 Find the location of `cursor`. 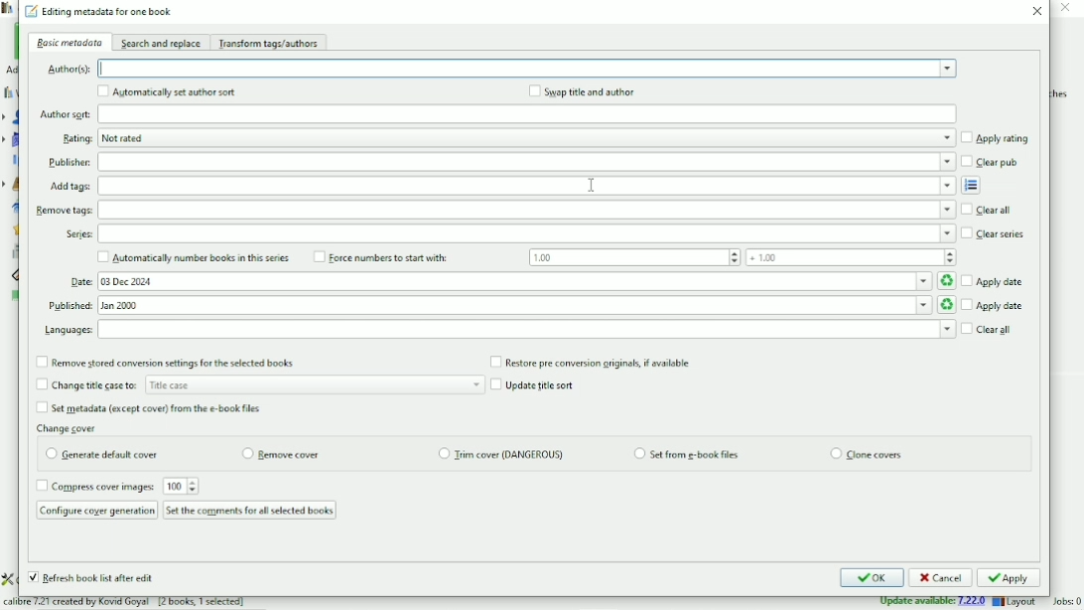

cursor is located at coordinates (595, 183).